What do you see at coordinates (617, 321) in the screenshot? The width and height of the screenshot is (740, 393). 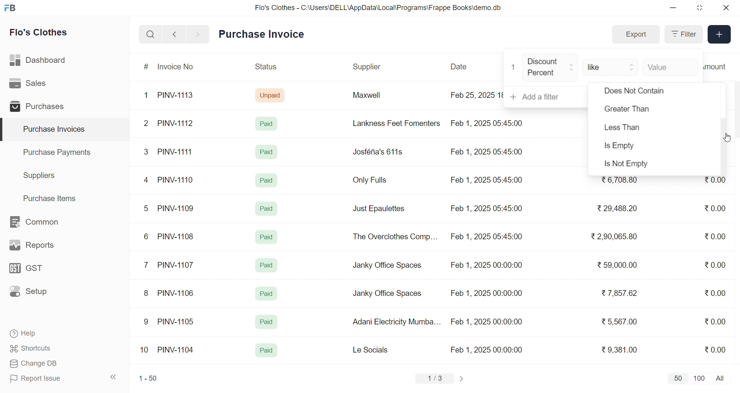 I see `₹ 5,567.00` at bounding box center [617, 321].